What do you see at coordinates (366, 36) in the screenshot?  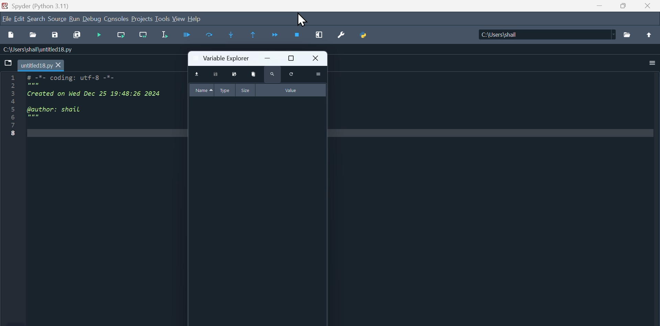 I see `Python PathManager` at bounding box center [366, 36].